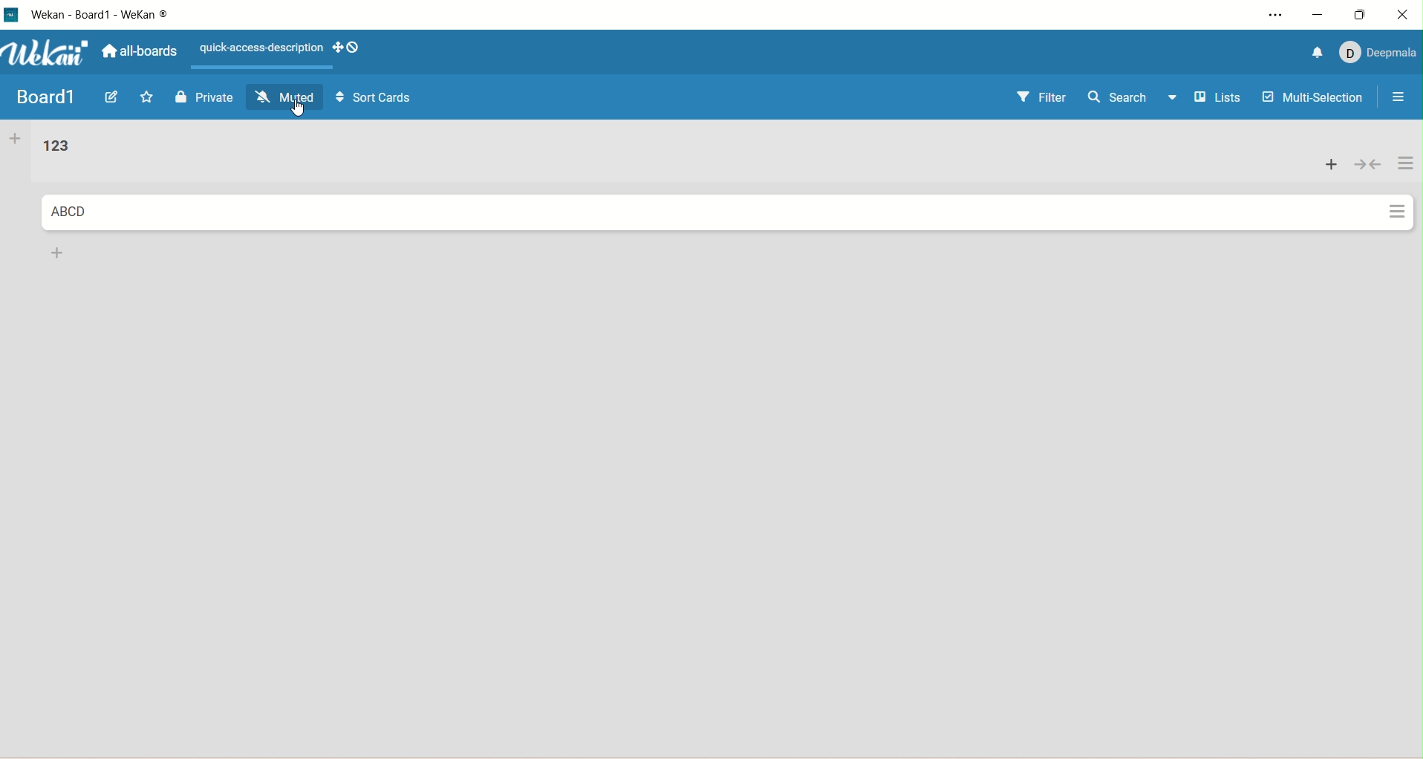 Image resolution: width=1423 pixels, height=759 pixels. Describe the element at coordinates (48, 53) in the screenshot. I see `wekan` at that location.